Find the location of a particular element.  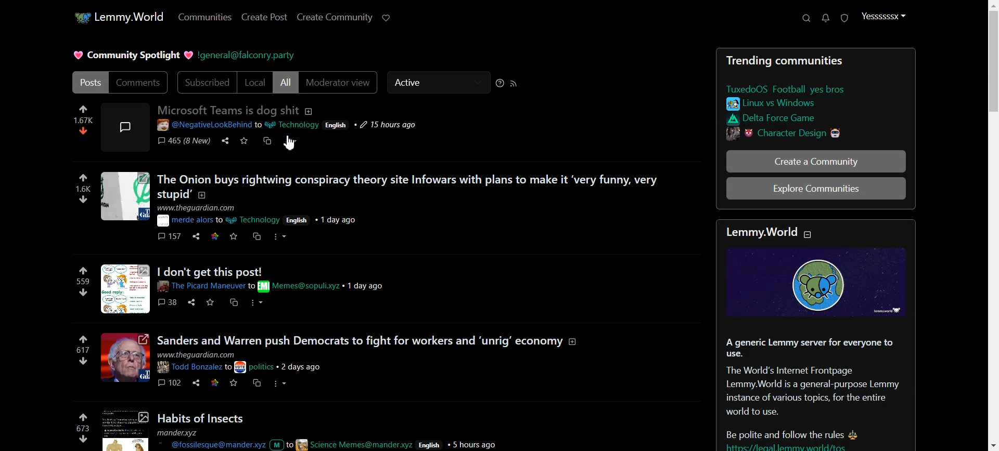

save is located at coordinates (211, 303).